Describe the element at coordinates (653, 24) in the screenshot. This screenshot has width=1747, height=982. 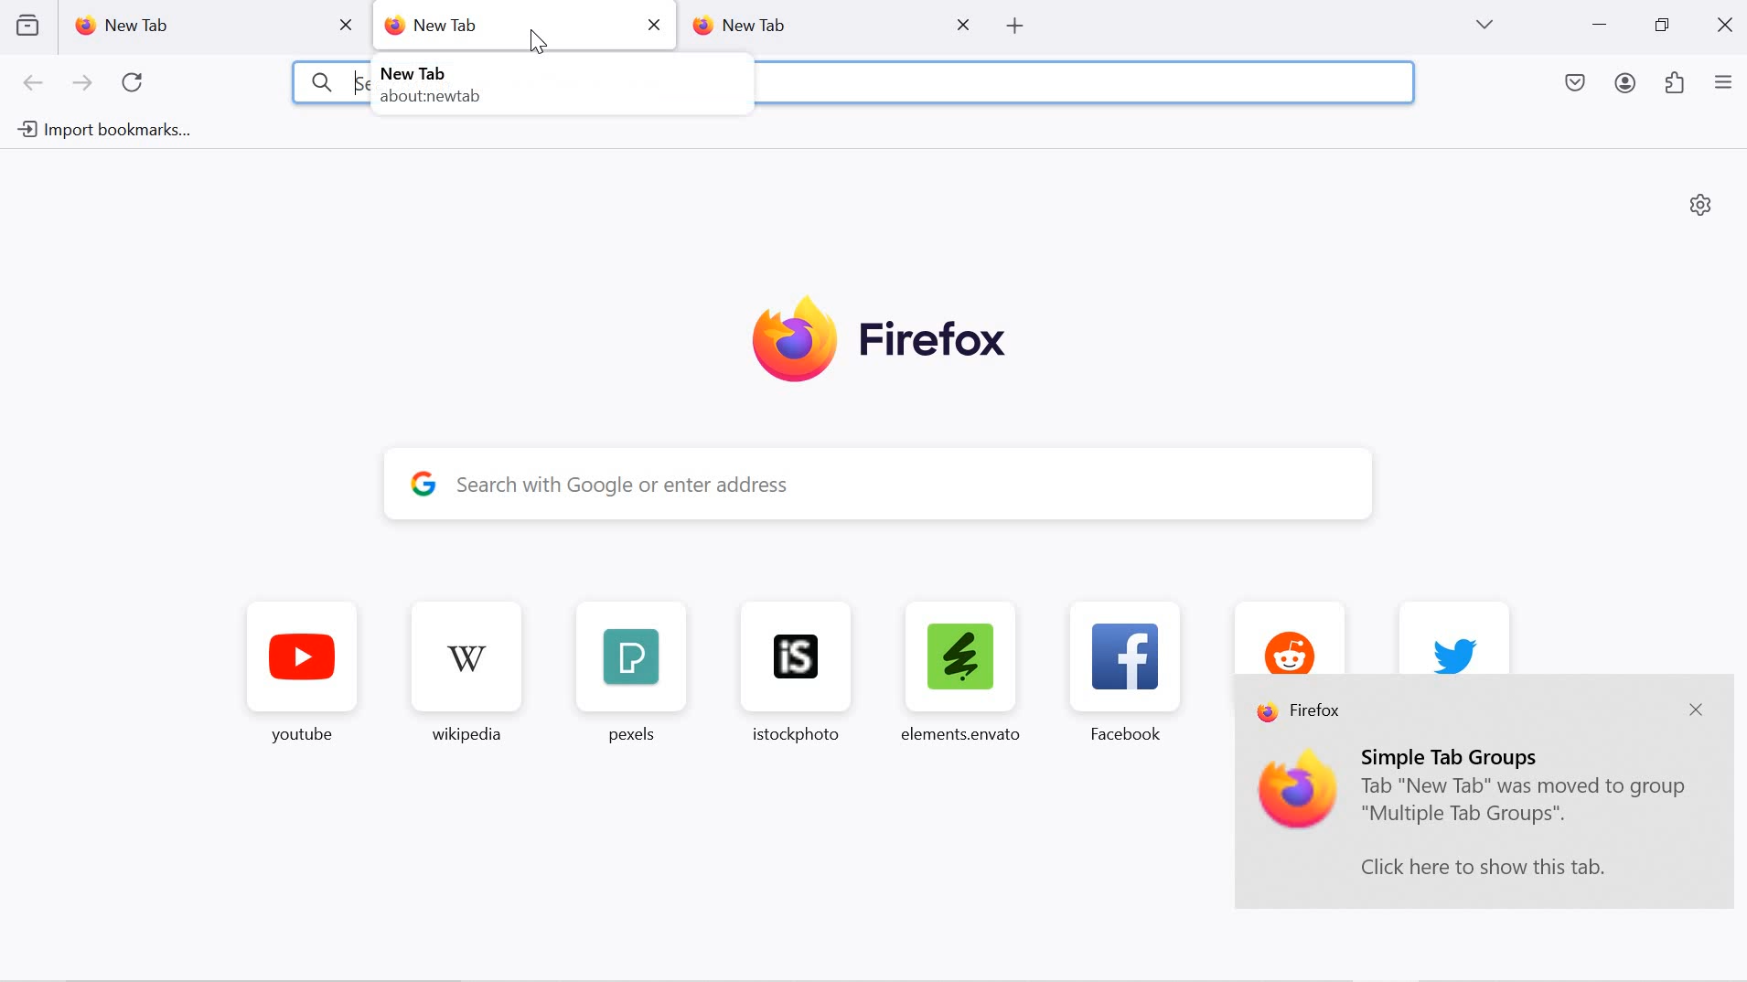
I see `close` at that location.